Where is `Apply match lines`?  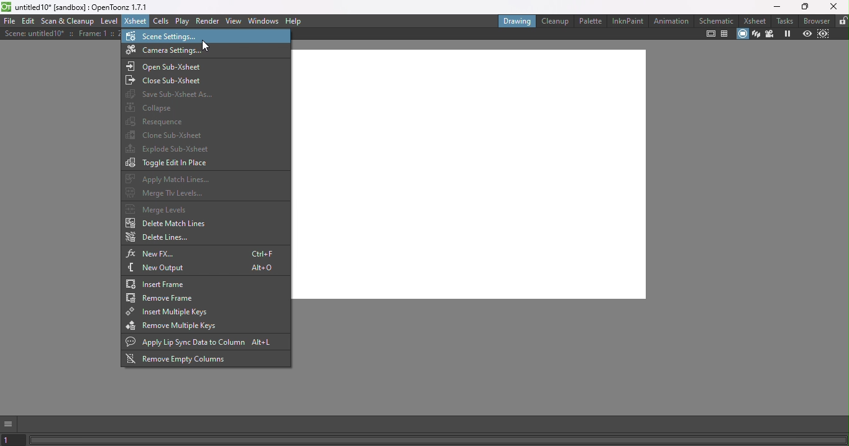
Apply match lines is located at coordinates (175, 179).